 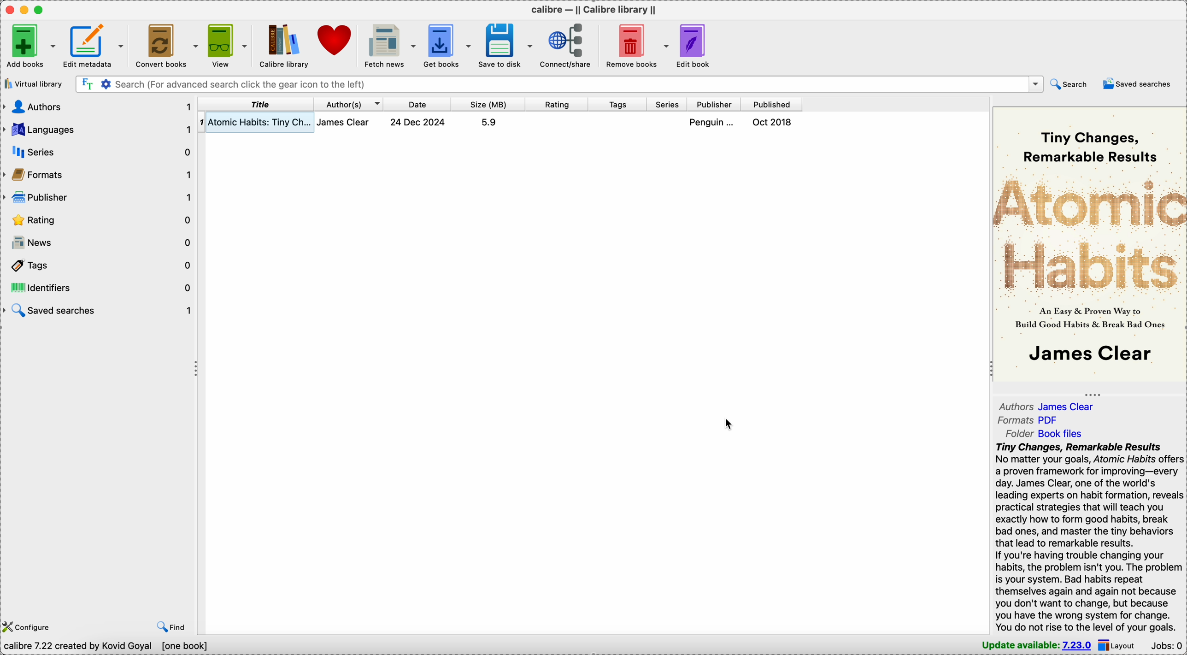 What do you see at coordinates (1088, 243) in the screenshot?
I see `book cover preview` at bounding box center [1088, 243].